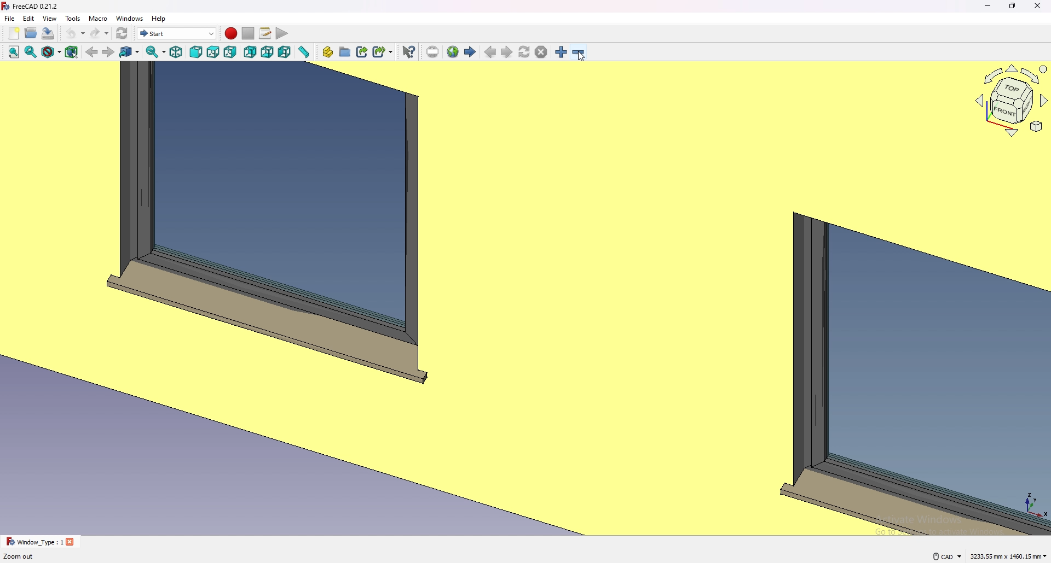 This screenshot has width=1051, height=563. Describe the element at coordinates (267, 52) in the screenshot. I see `bottom` at that location.